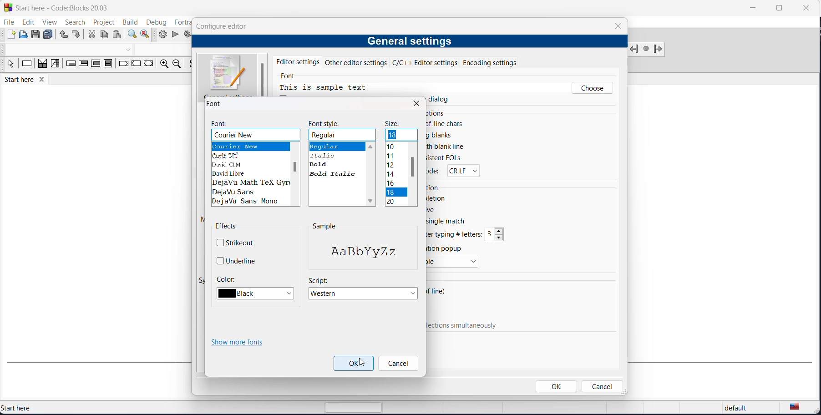 Image resolution: width=821 pixels, height=415 pixels. Describe the element at coordinates (238, 242) in the screenshot. I see `strikeout checkbox` at that location.